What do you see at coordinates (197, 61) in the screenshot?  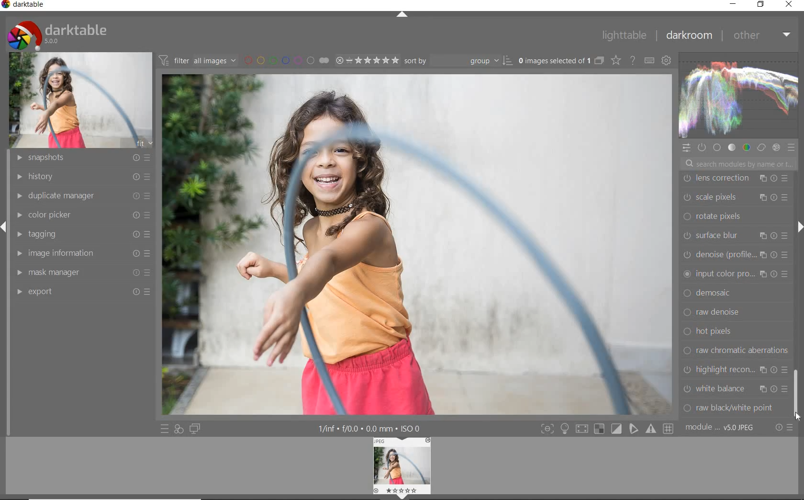 I see `filter images` at bounding box center [197, 61].